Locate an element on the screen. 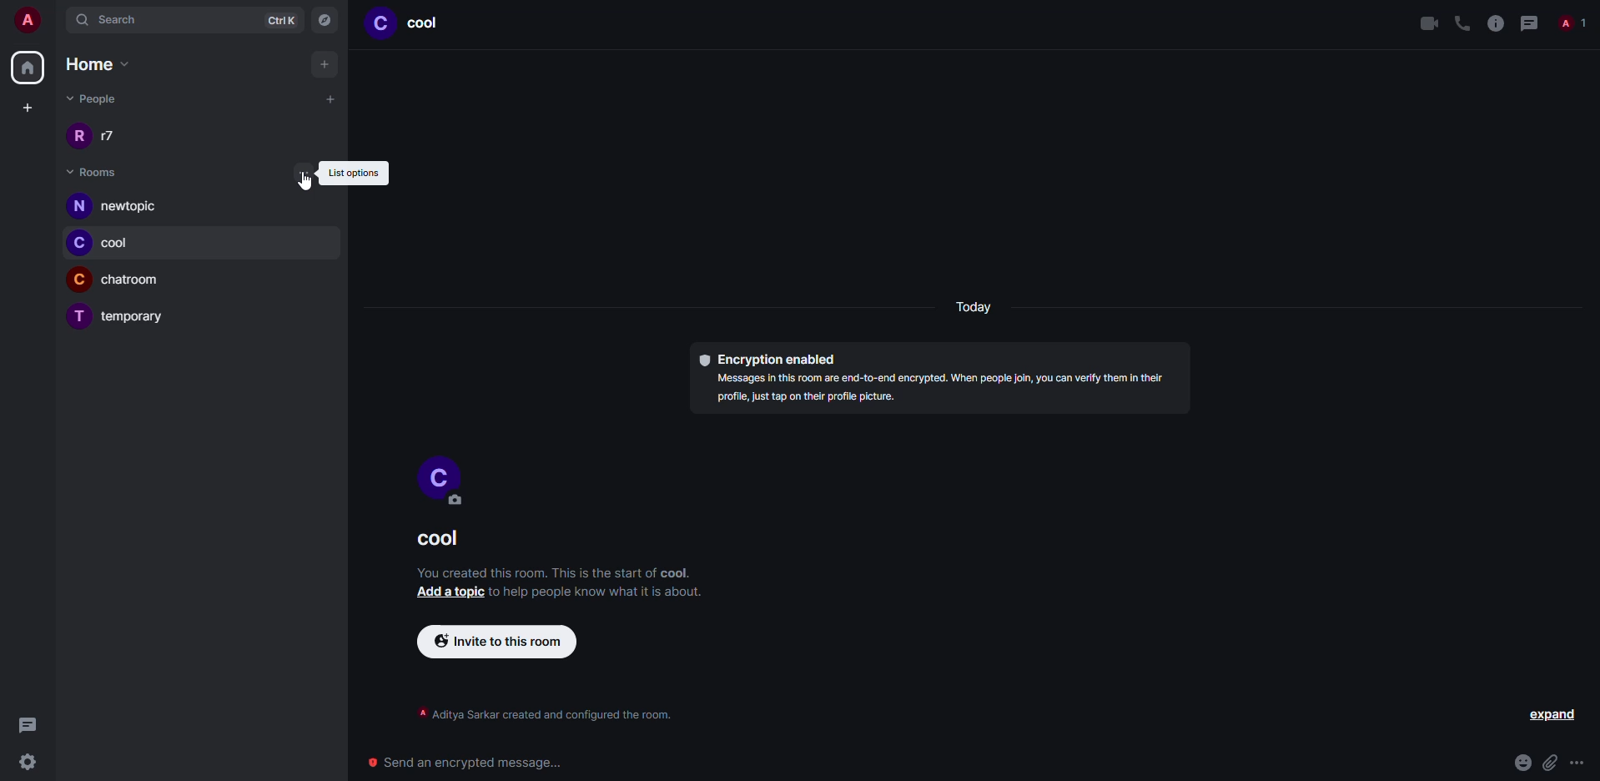 Image resolution: width=1600 pixels, height=781 pixels. info is located at coordinates (554, 572).